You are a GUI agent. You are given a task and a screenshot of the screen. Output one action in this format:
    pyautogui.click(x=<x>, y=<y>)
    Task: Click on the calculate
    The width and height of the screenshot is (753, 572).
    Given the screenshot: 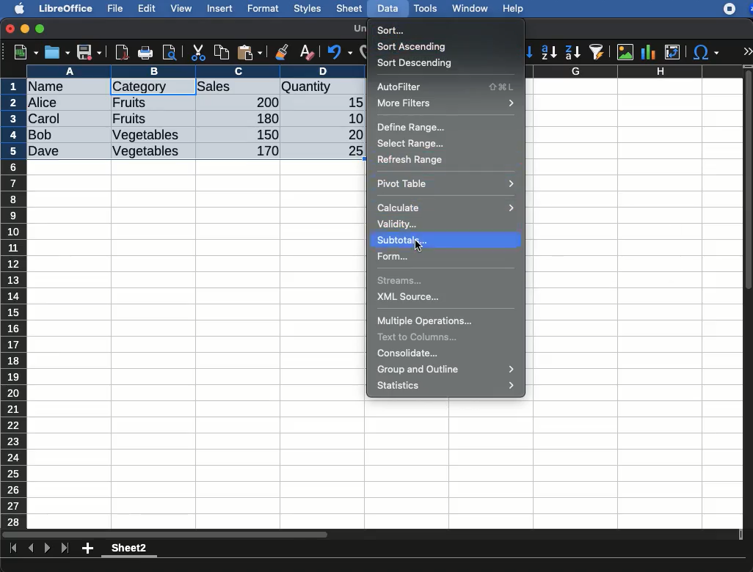 What is the action you would take?
    pyautogui.click(x=446, y=207)
    